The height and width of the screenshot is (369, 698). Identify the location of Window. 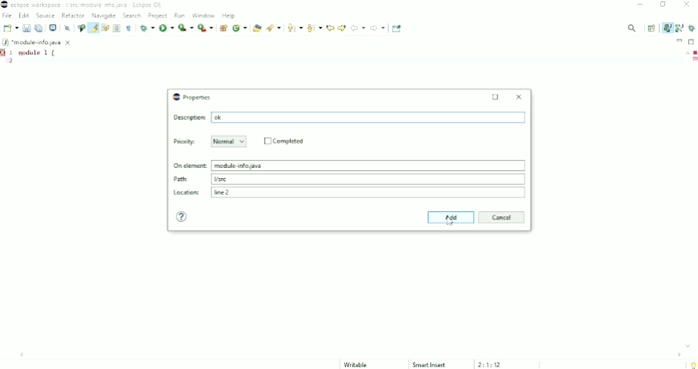
(204, 15).